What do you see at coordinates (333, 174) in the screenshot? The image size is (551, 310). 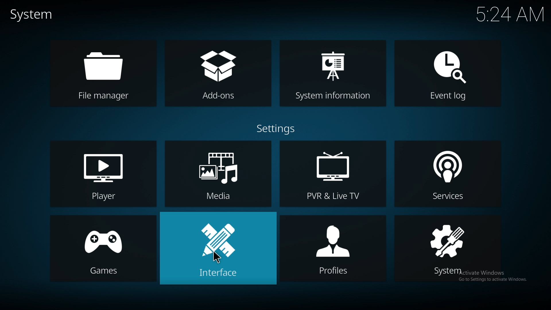 I see `pvr and live tv` at bounding box center [333, 174].